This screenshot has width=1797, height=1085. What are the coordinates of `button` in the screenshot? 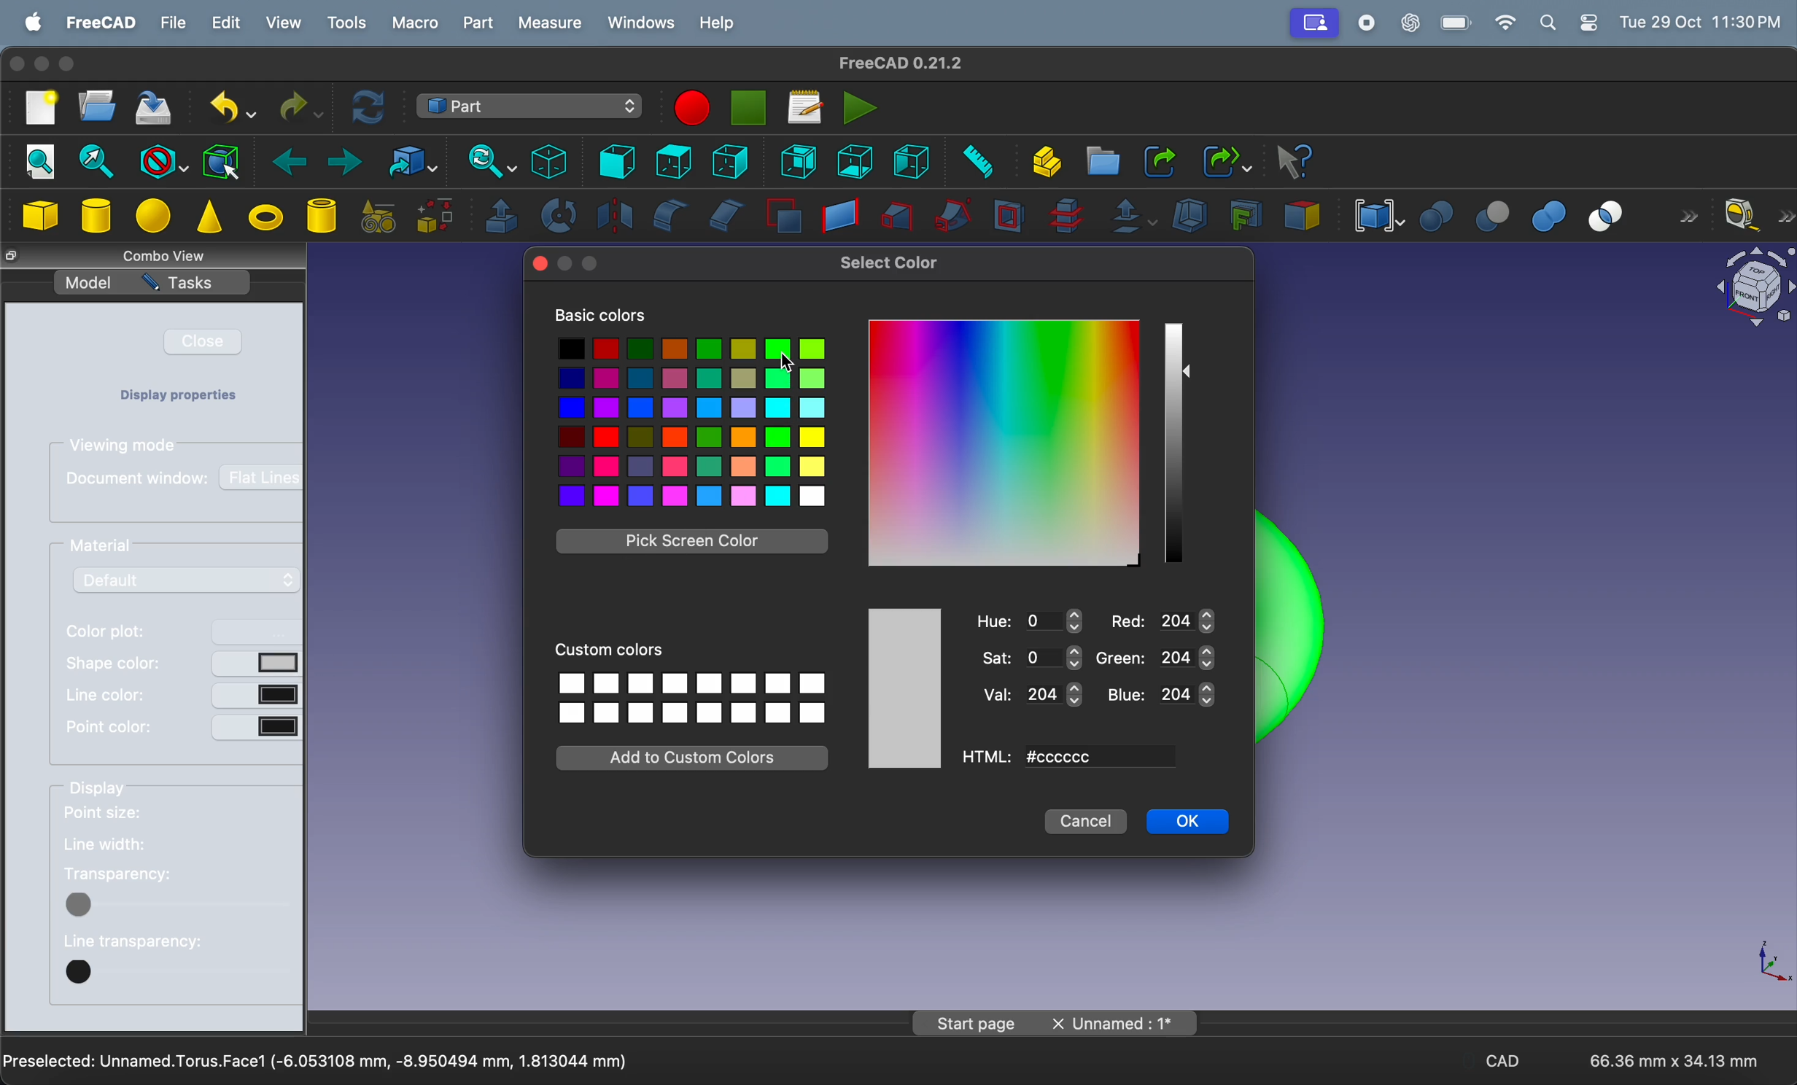 It's located at (1195, 370).